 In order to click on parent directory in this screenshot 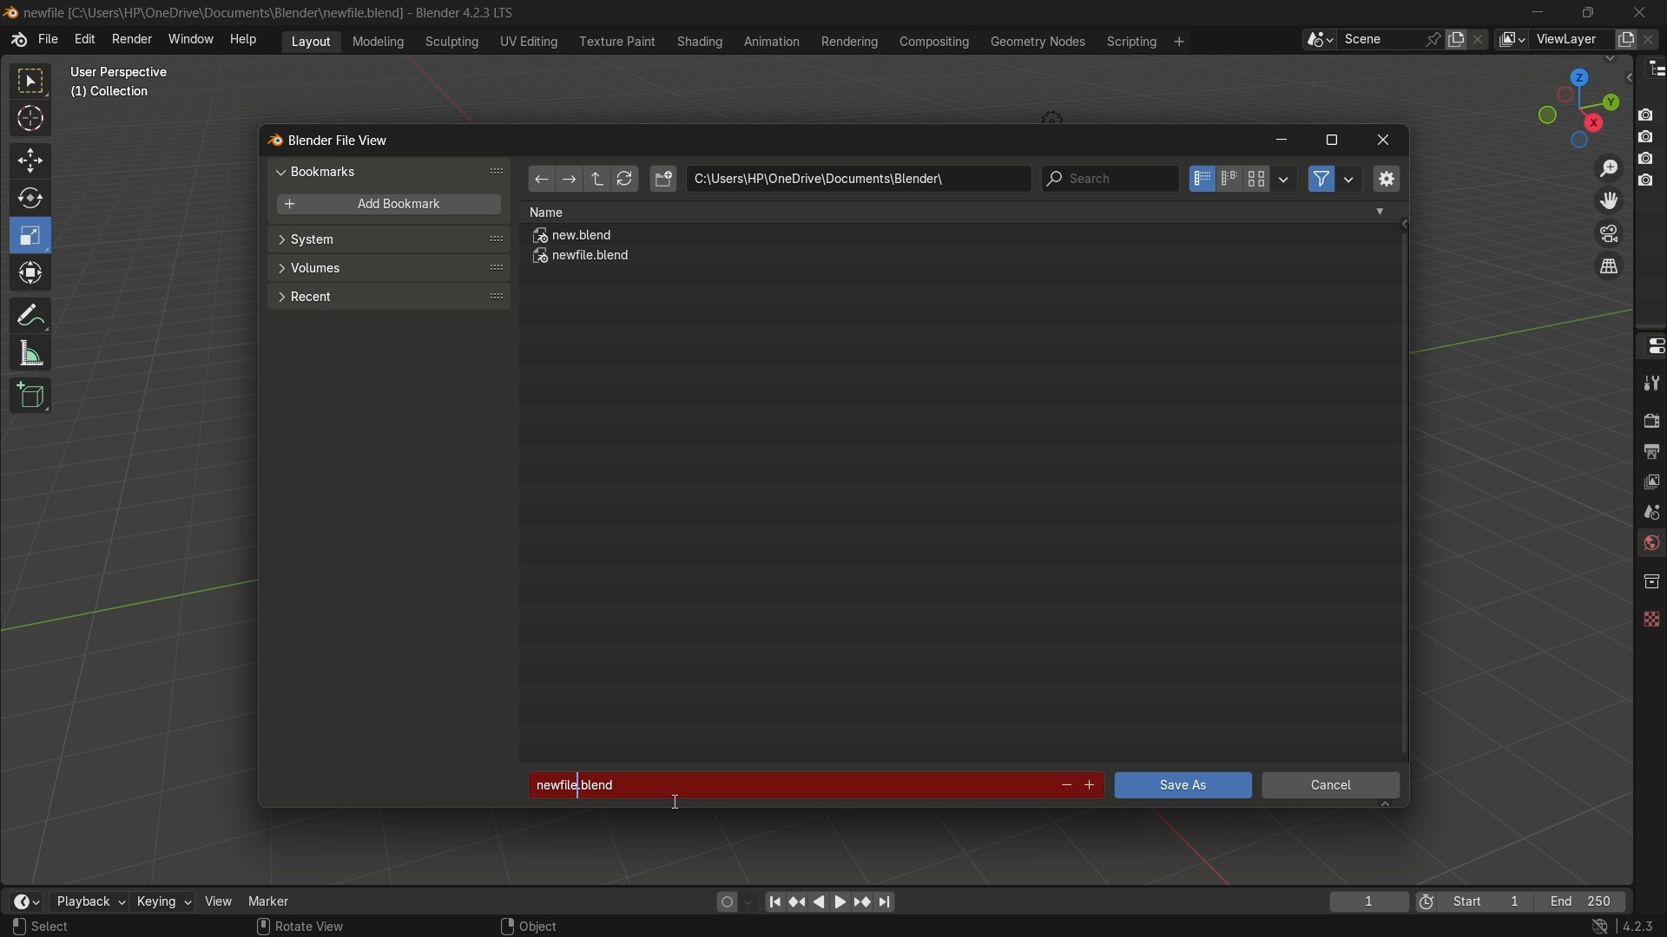, I will do `click(599, 179)`.